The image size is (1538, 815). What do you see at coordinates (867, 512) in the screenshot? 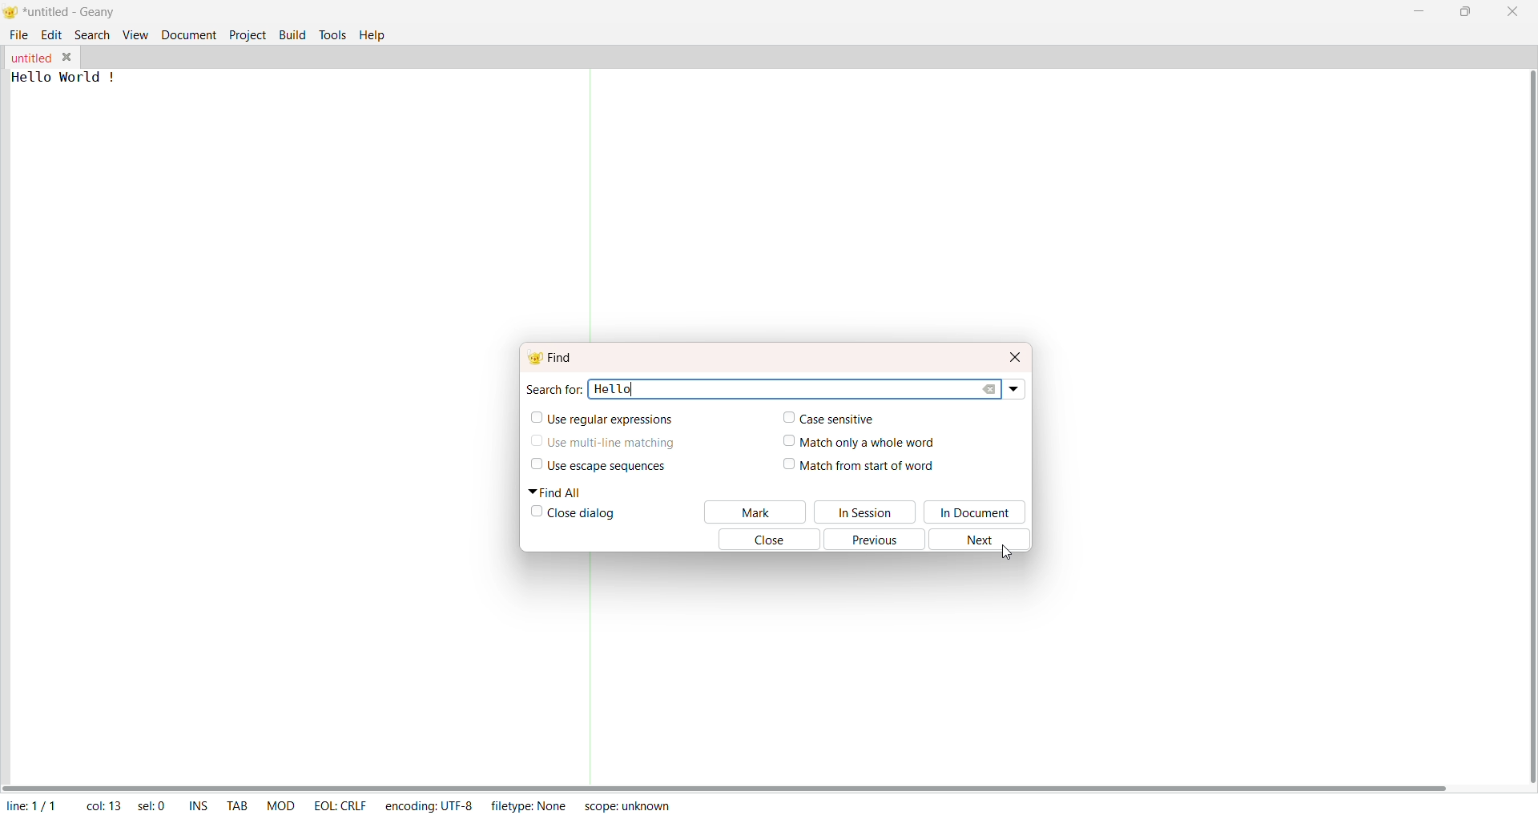
I see `In Session` at bounding box center [867, 512].